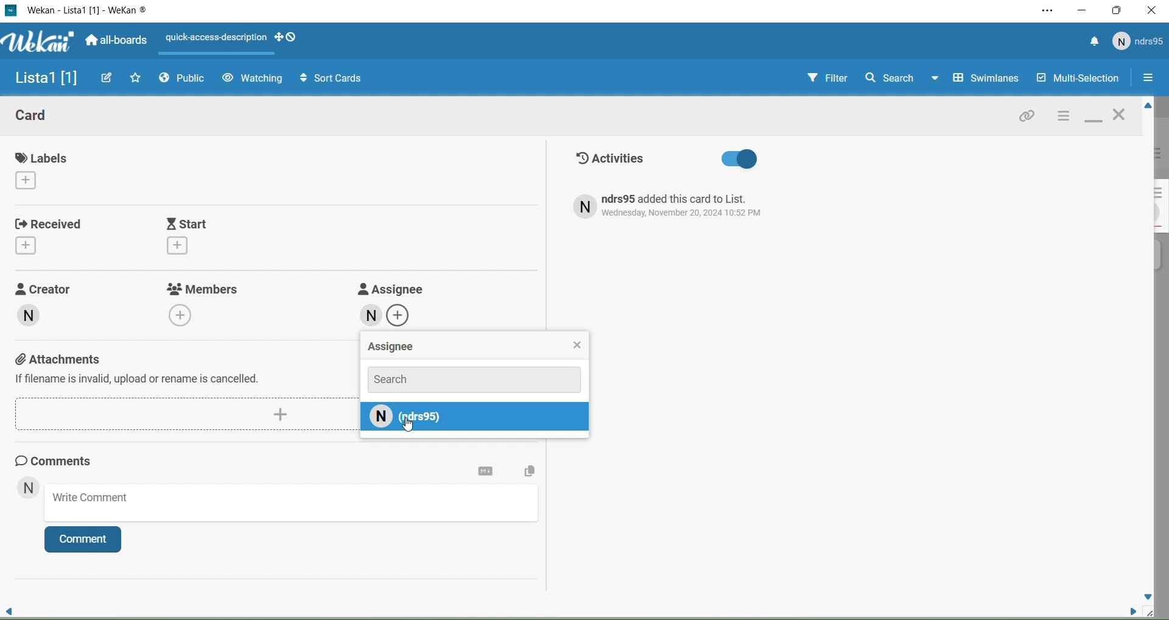  What do you see at coordinates (185, 80) in the screenshot?
I see `Public` at bounding box center [185, 80].